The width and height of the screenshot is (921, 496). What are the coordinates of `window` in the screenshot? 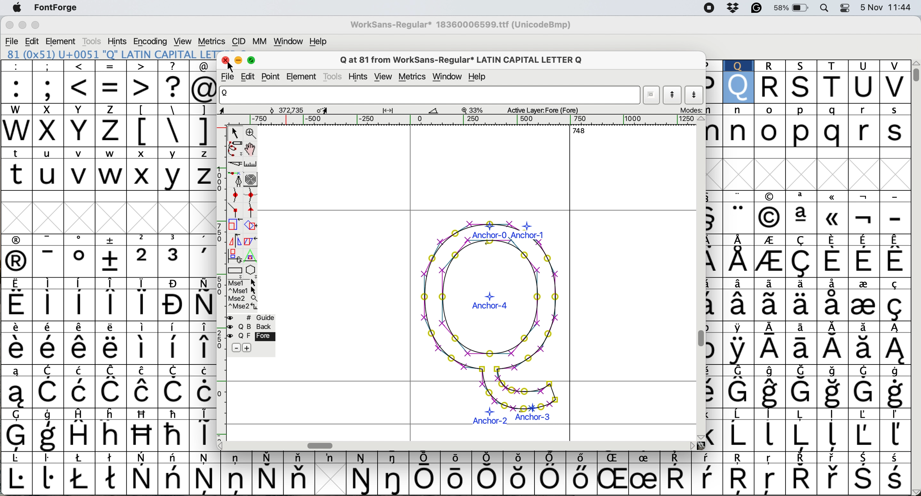 It's located at (289, 41).